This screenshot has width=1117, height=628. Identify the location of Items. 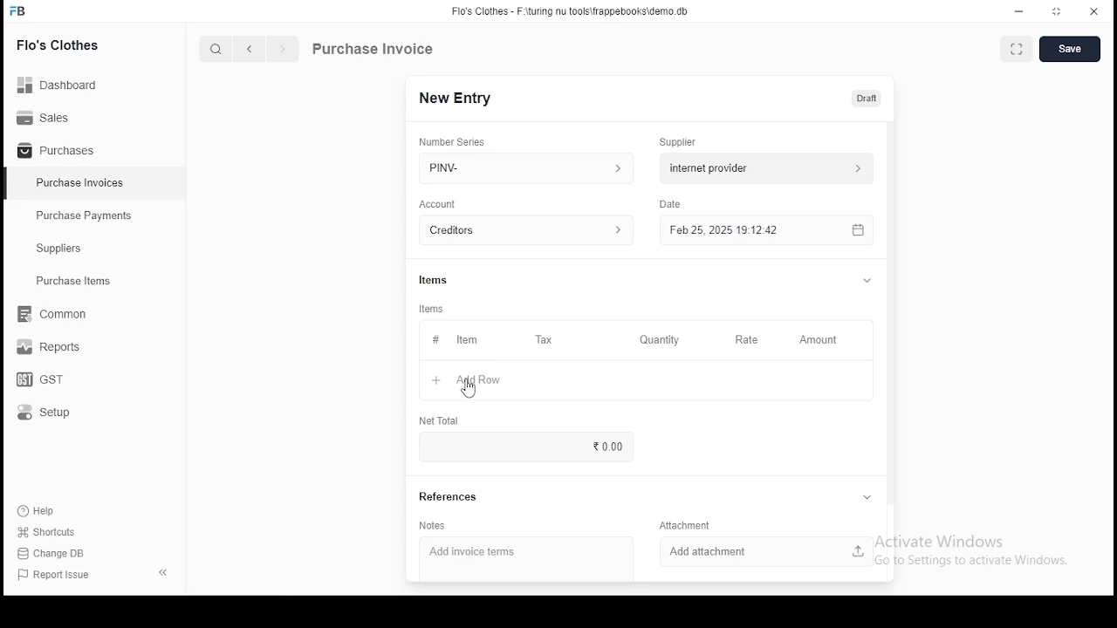
(434, 278).